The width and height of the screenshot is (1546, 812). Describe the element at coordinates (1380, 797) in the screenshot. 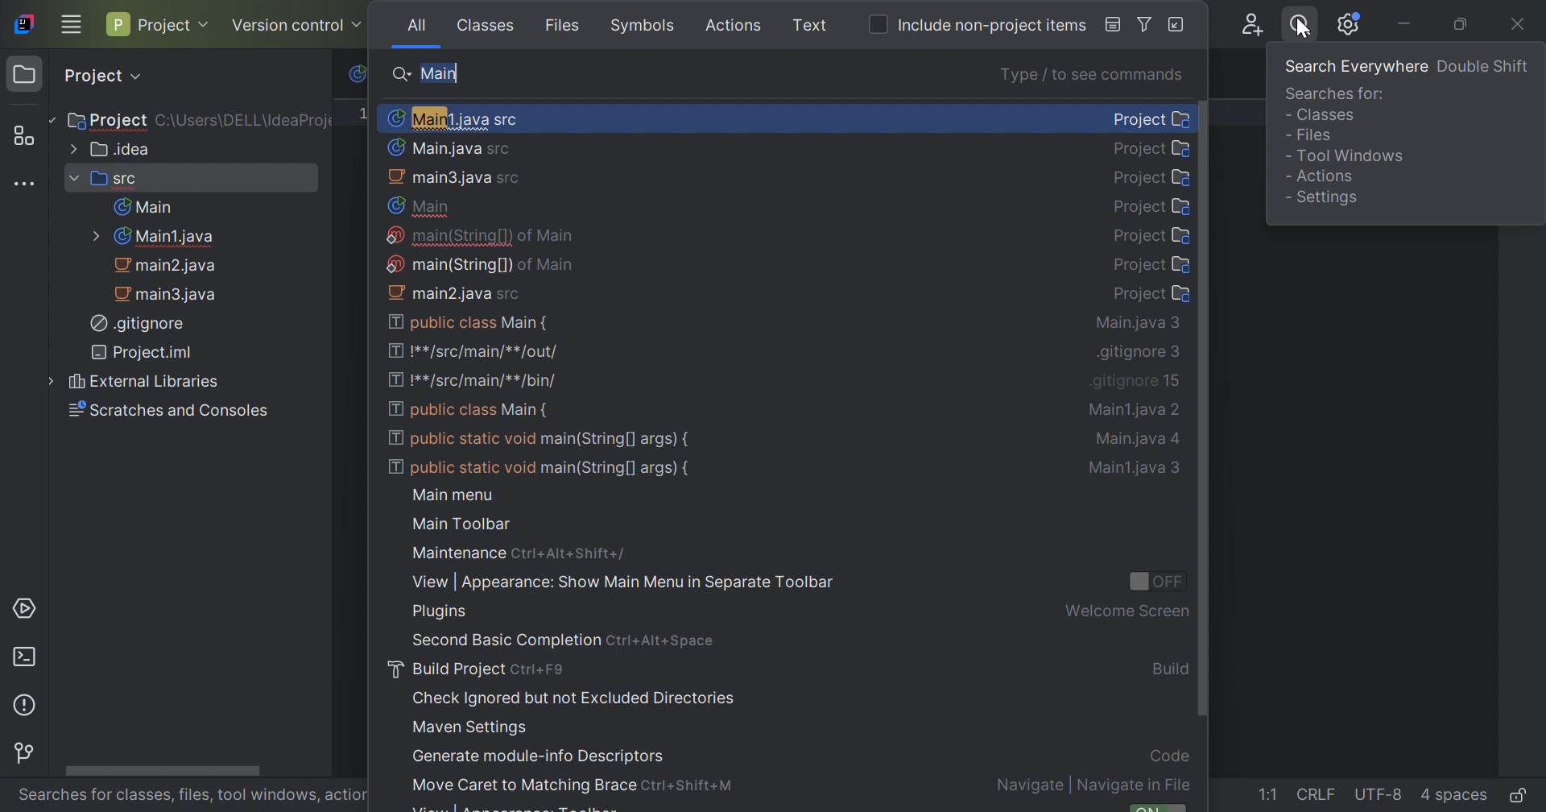

I see `UTF-8` at that location.